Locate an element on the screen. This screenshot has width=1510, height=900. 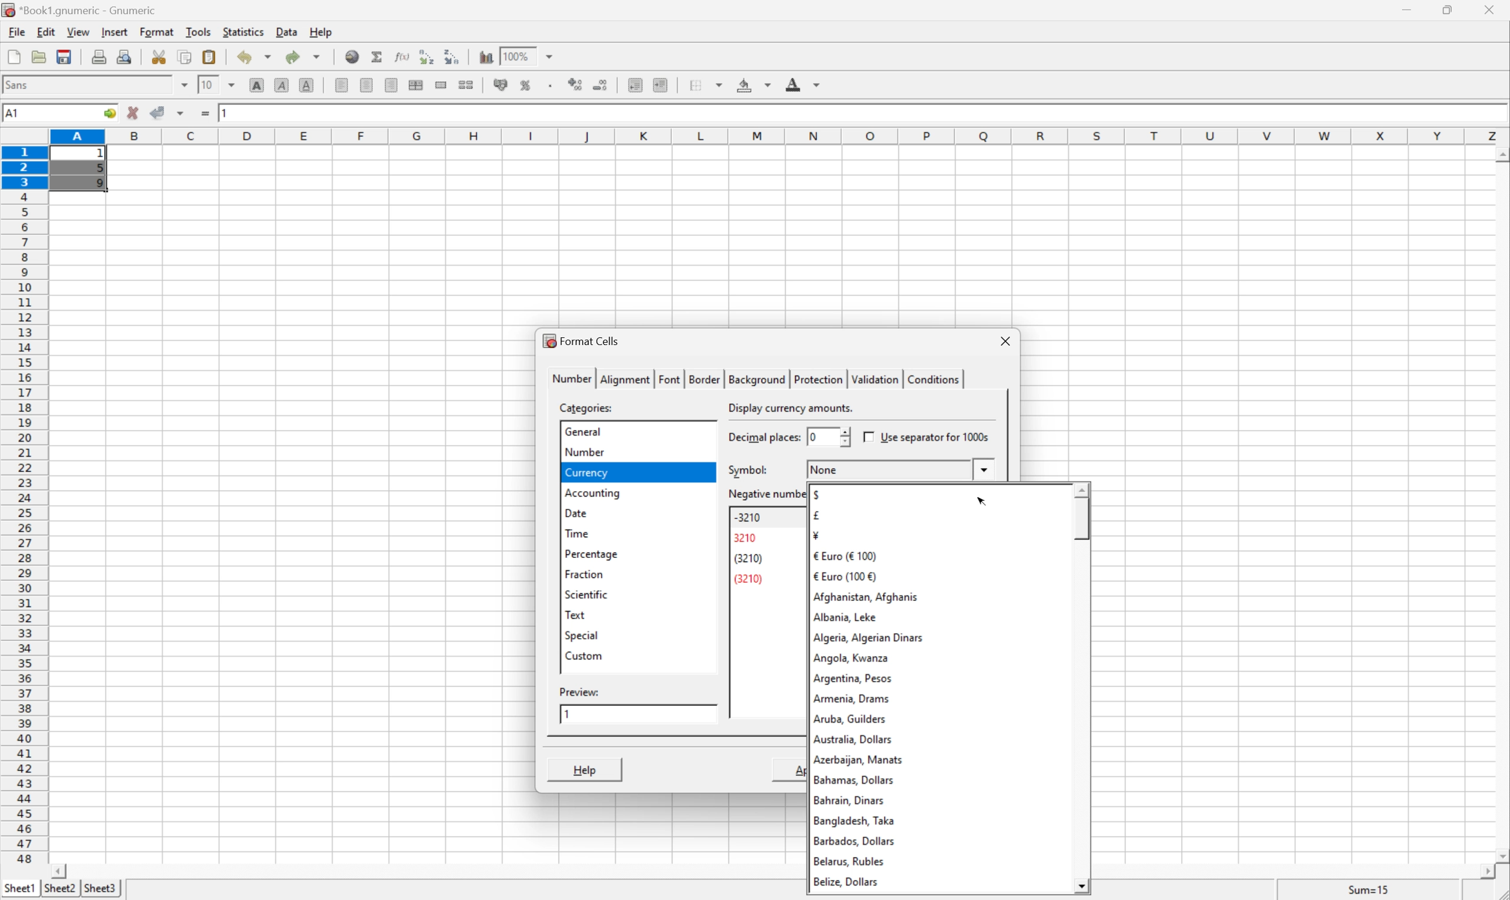
redo is located at coordinates (303, 56).